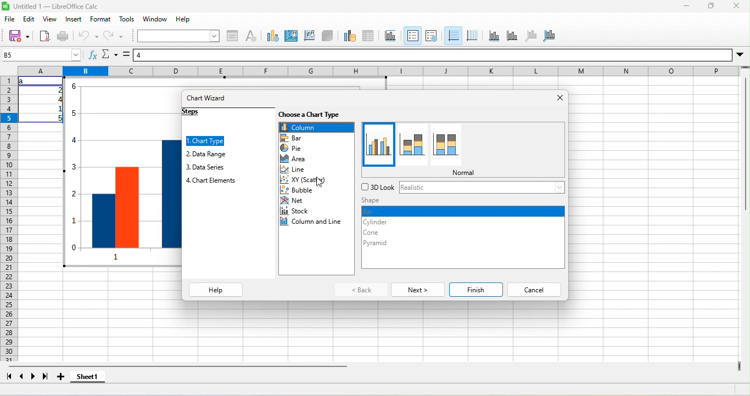 This screenshot has width=750, height=396. I want to click on name box, so click(42, 55).